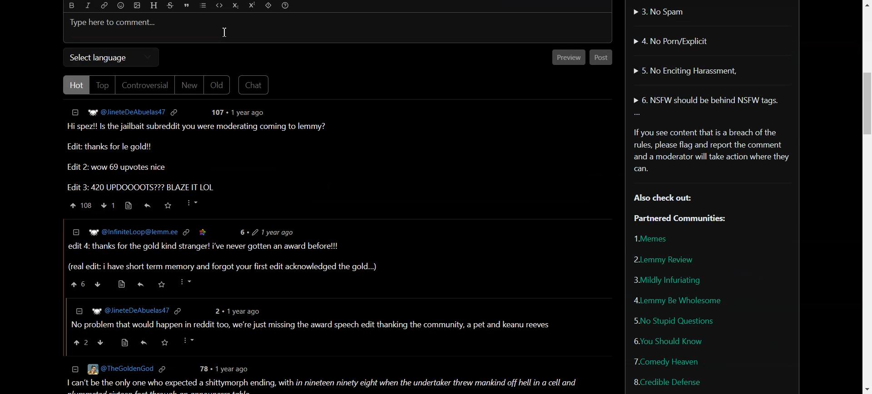  What do you see at coordinates (204, 231) in the screenshot?
I see `saved` at bounding box center [204, 231].